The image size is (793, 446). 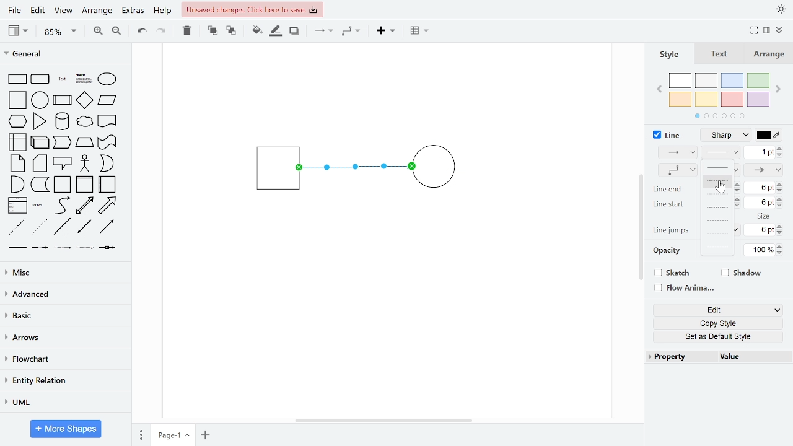 What do you see at coordinates (41, 141) in the screenshot?
I see `cube` at bounding box center [41, 141].